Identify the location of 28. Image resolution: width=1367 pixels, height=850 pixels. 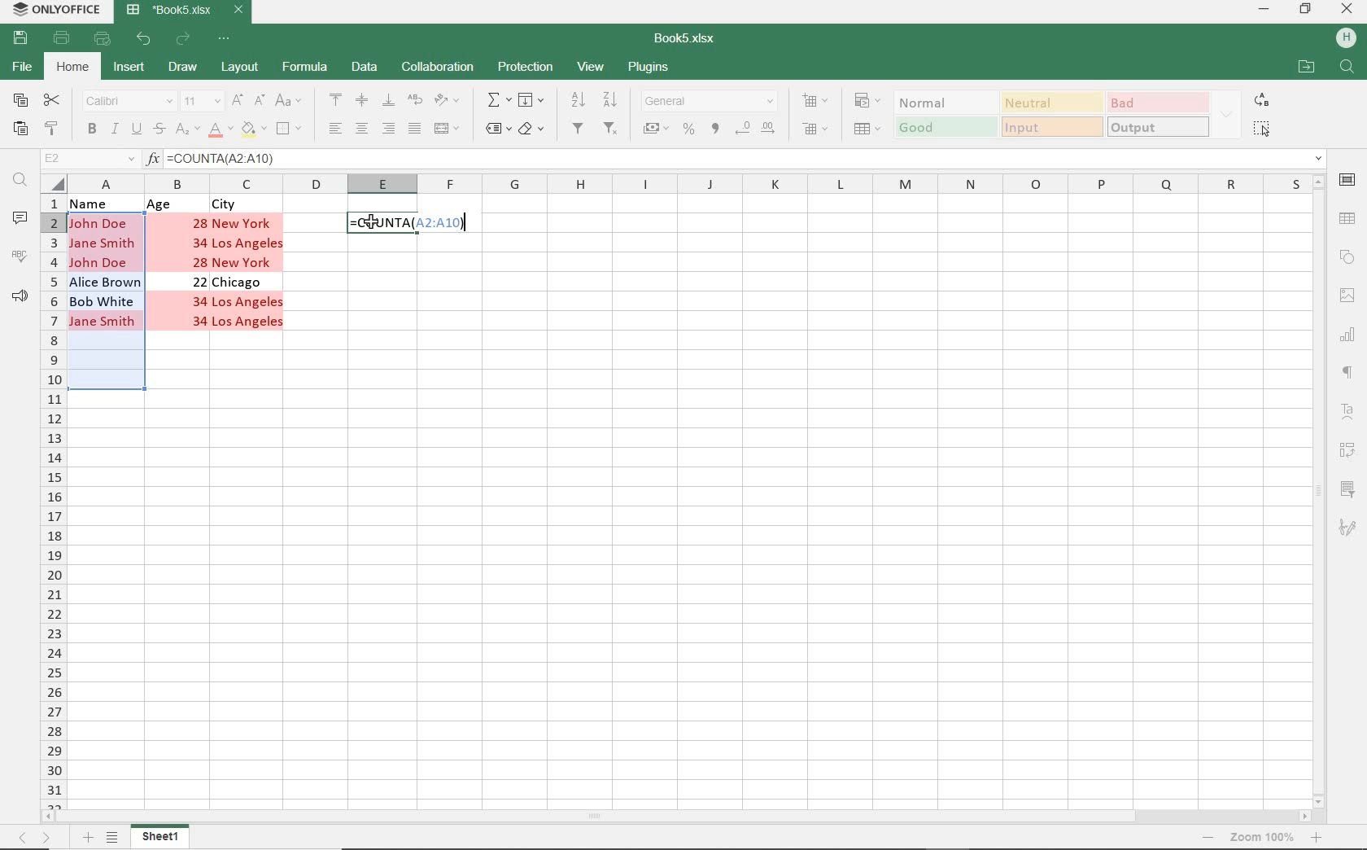
(200, 221).